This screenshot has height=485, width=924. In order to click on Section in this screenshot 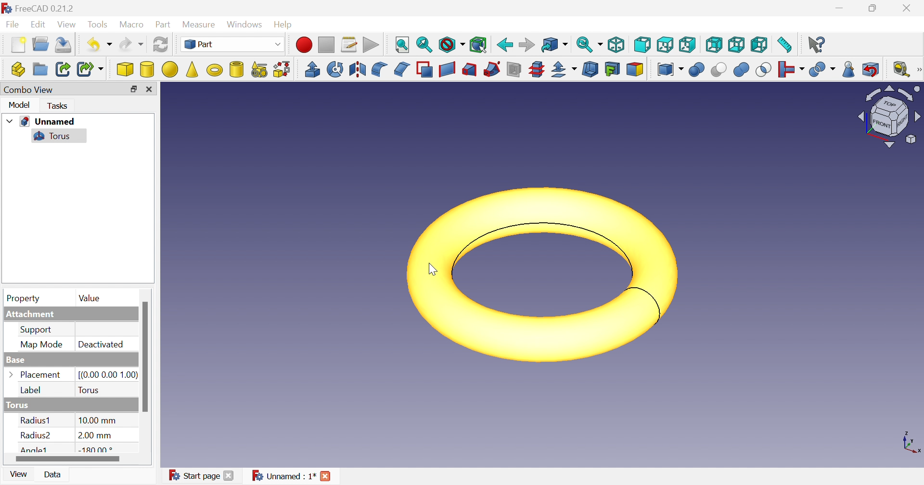, I will do `click(515, 69)`.